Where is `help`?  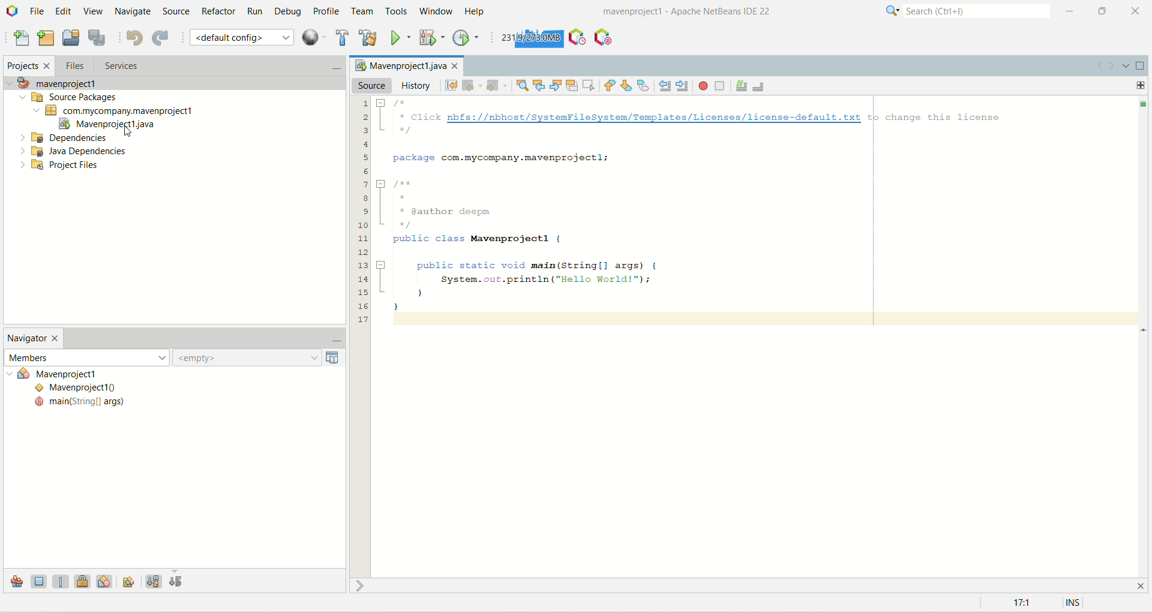 help is located at coordinates (478, 11).